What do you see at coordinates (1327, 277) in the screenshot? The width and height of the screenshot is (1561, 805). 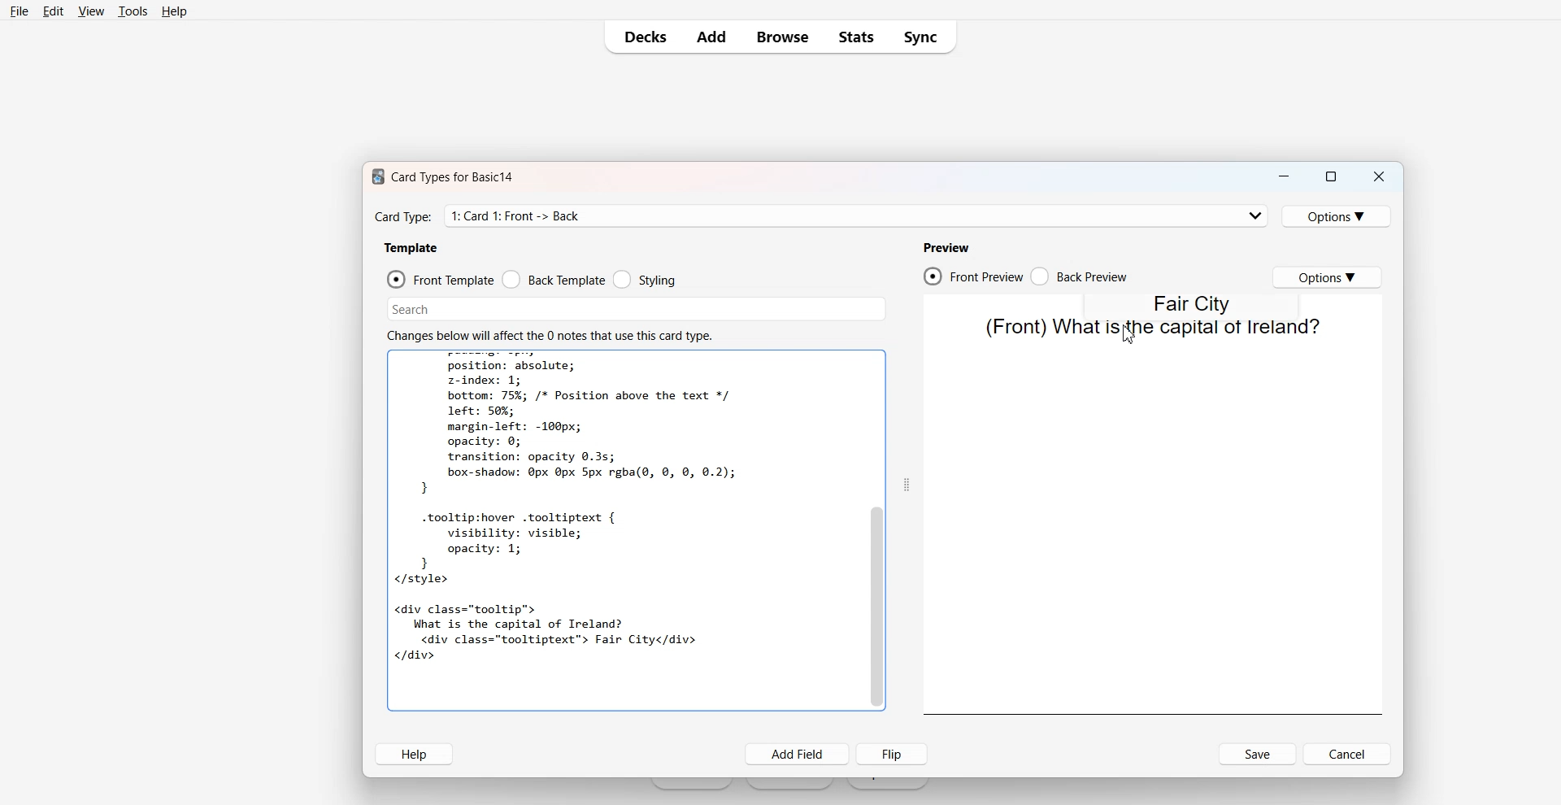 I see `Options` at bounding box center [1327, 277].